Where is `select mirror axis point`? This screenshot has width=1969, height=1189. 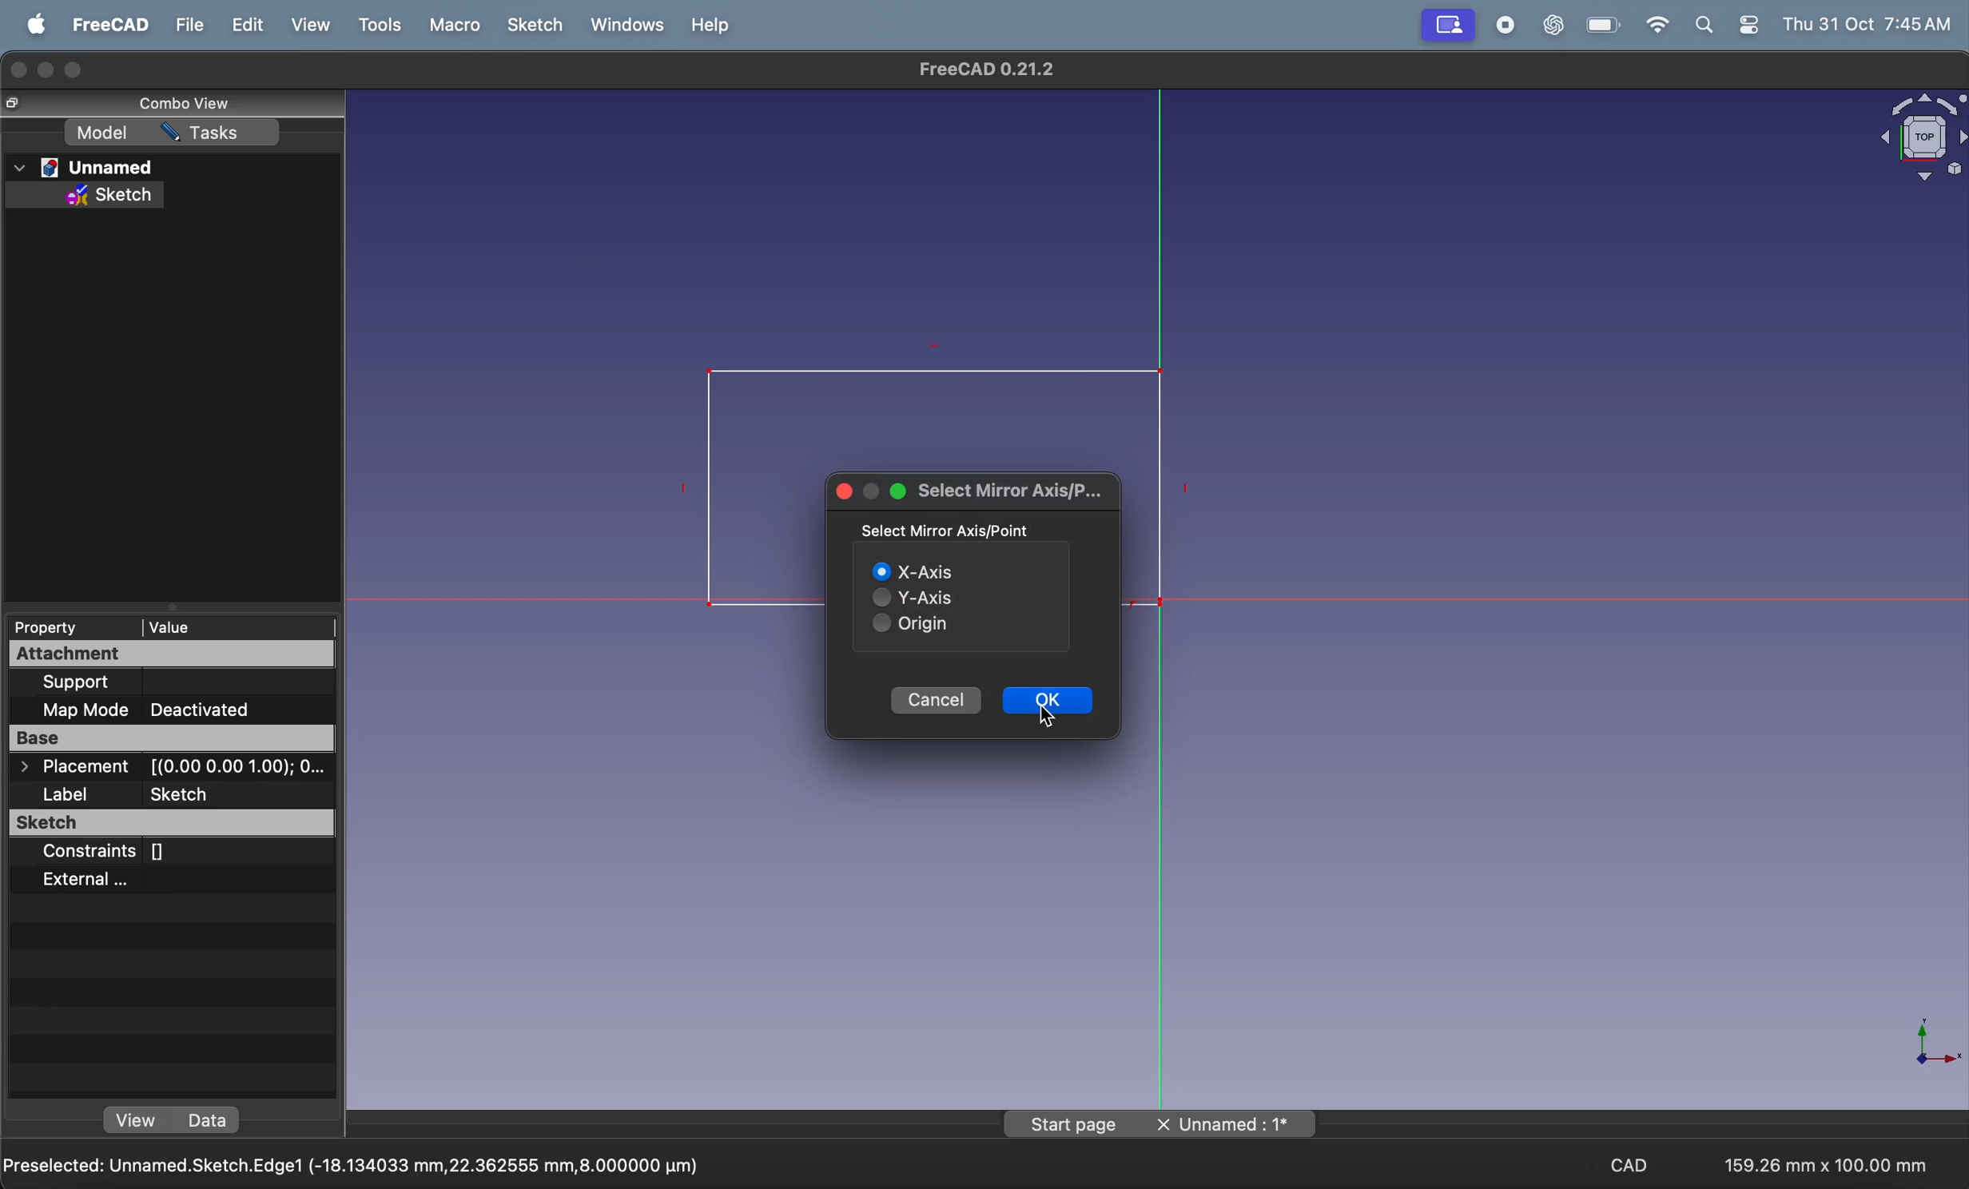 select mirror axis point is located at coordinates (960, 531).